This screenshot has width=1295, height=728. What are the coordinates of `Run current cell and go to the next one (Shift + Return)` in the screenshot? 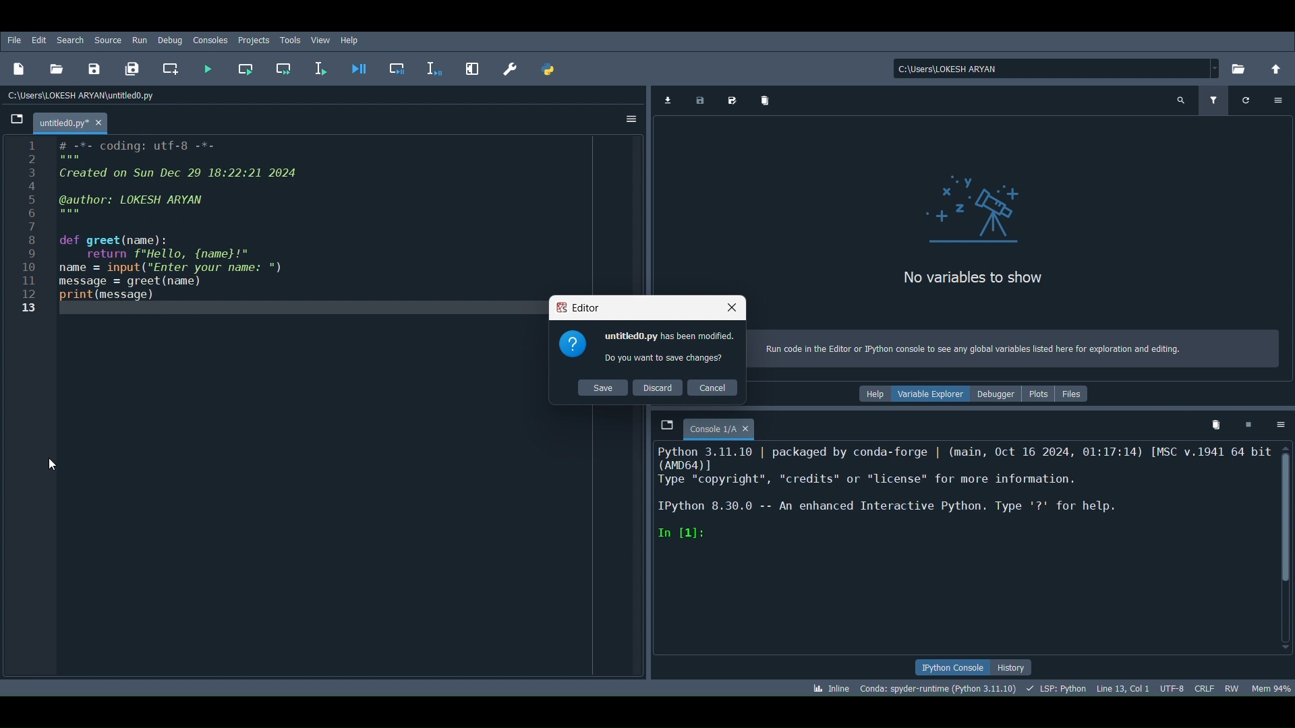 It's located at (287, 69).